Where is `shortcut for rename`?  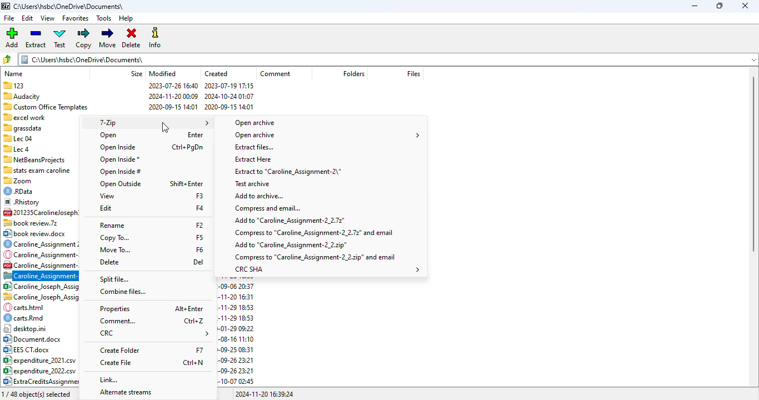
shortcut for rename is located at coordinates (199, 224).